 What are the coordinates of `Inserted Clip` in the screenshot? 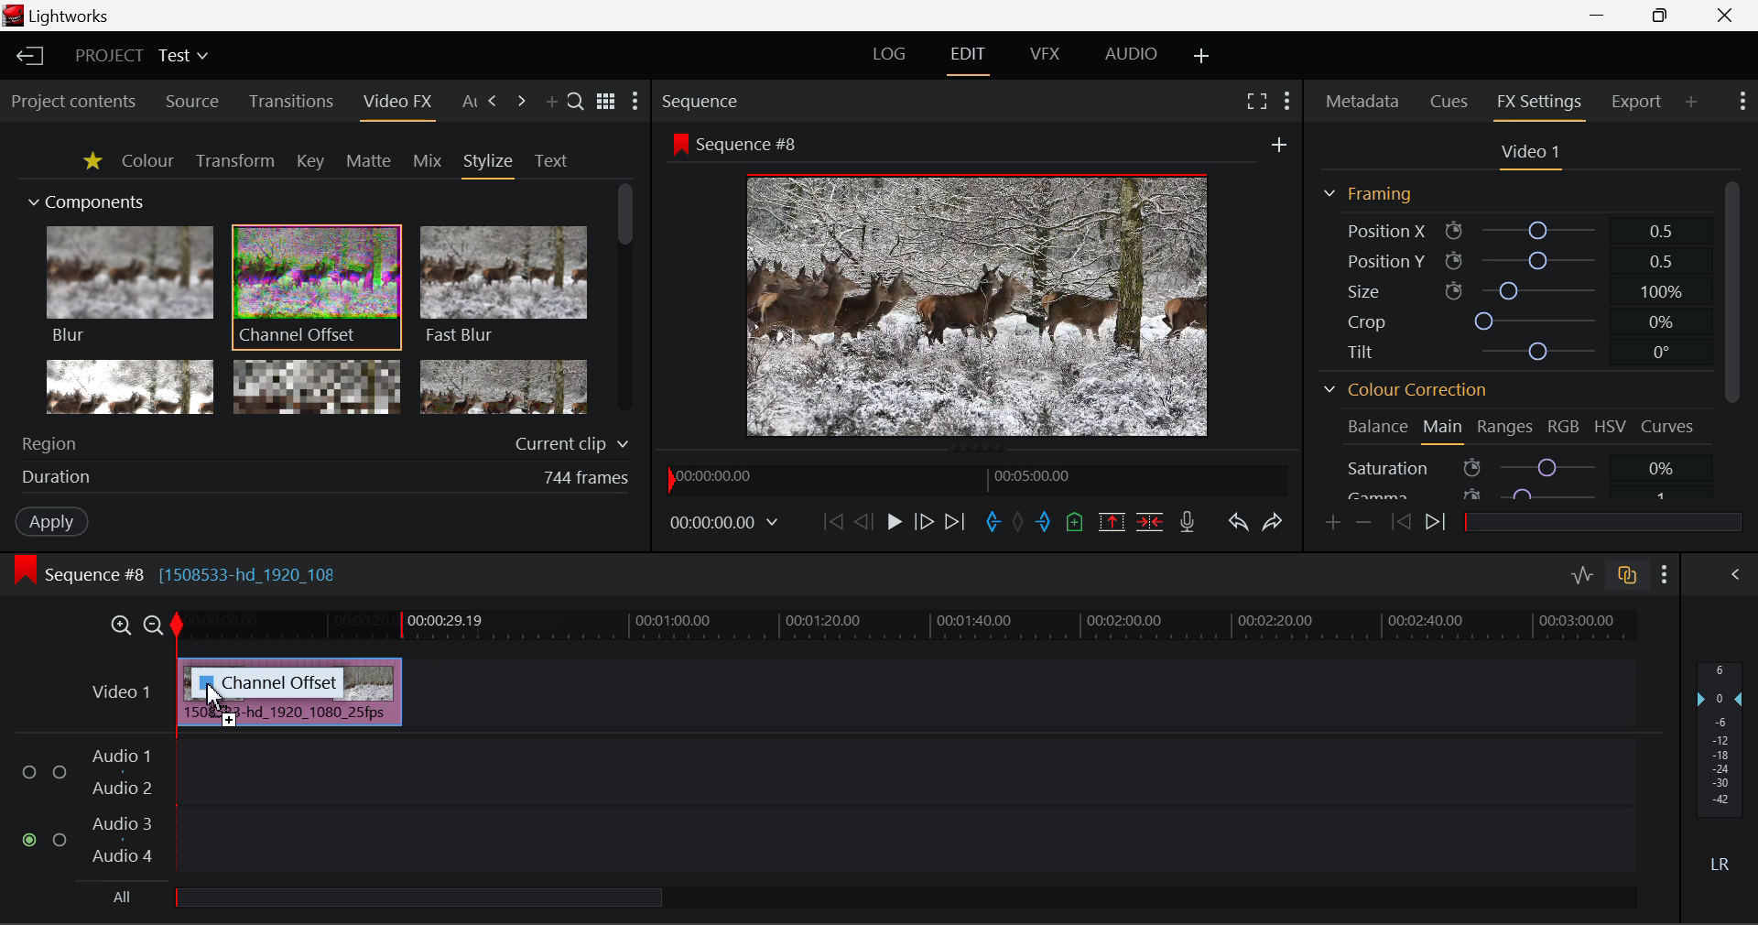 It's located at (289, 716).